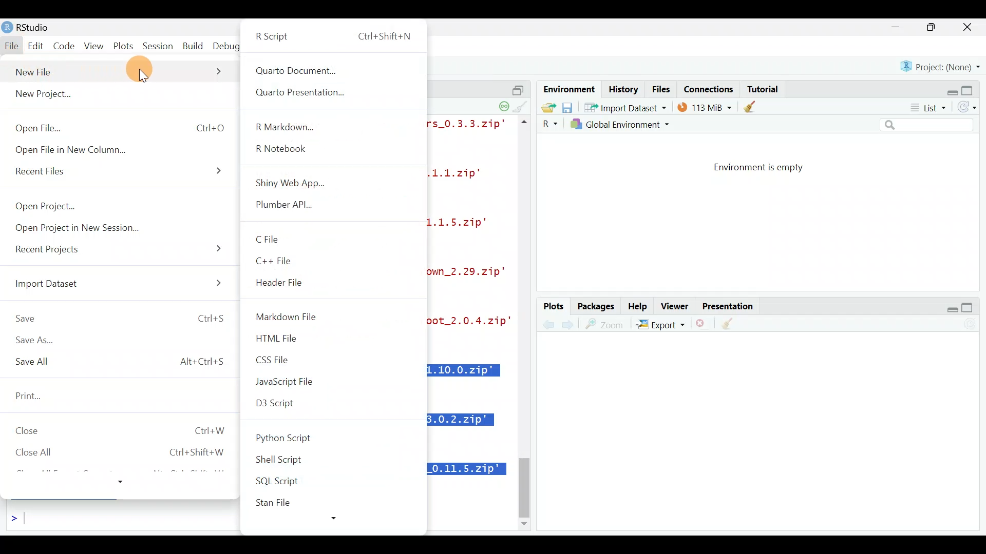  I want to click on maximize, so click(934, 27).